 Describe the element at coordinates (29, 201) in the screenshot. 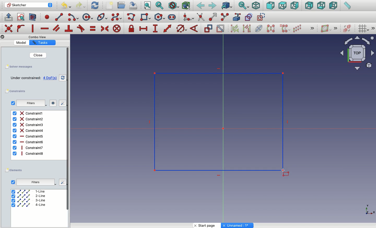

I see `3-line` at that location.